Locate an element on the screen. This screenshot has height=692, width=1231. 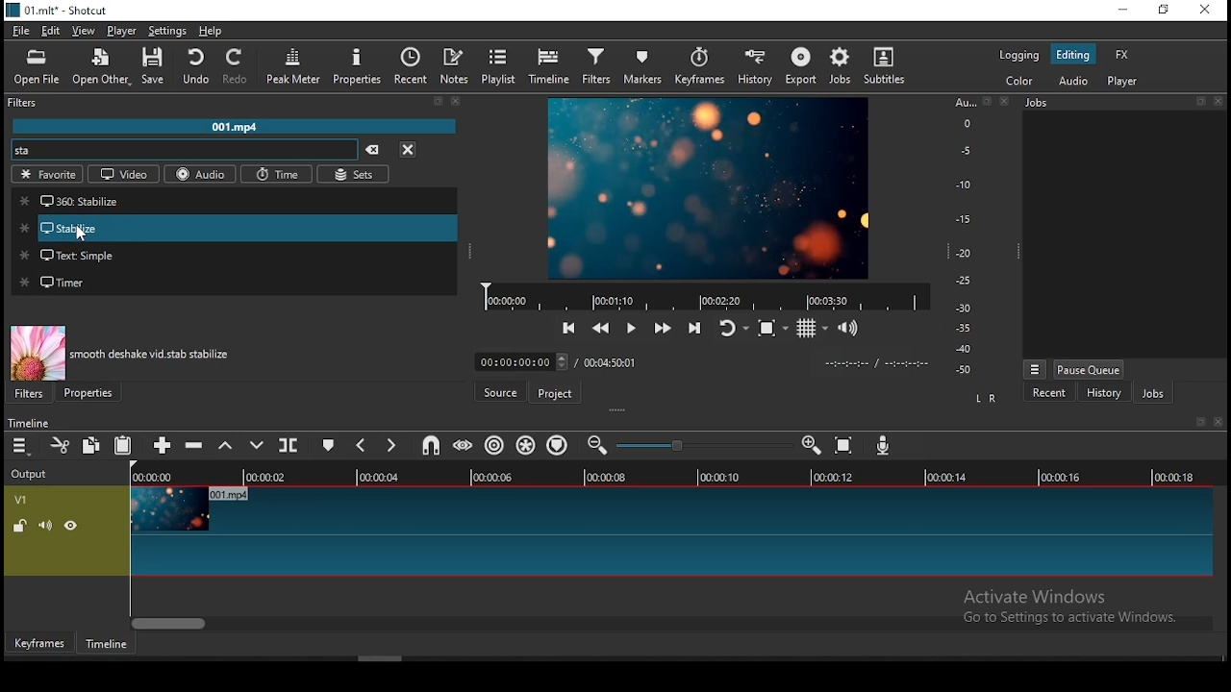
slider is located at coordinates (701, 447).